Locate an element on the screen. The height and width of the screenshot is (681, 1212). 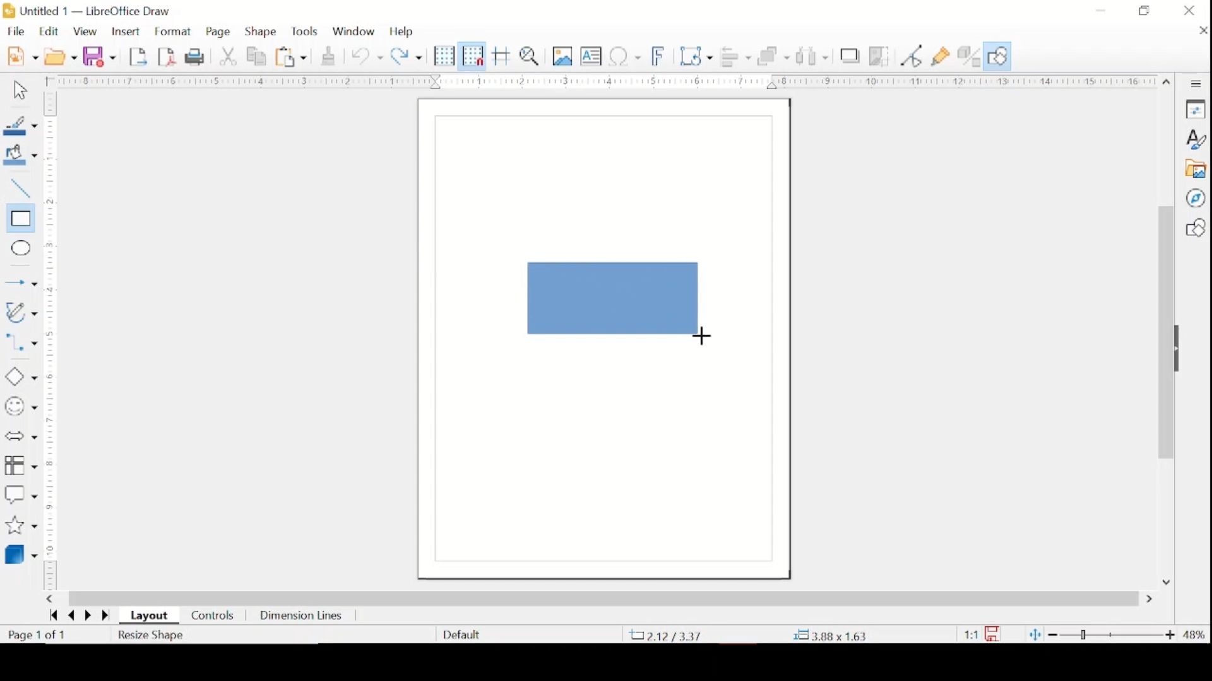
insert is located at coordinates (125, 32).